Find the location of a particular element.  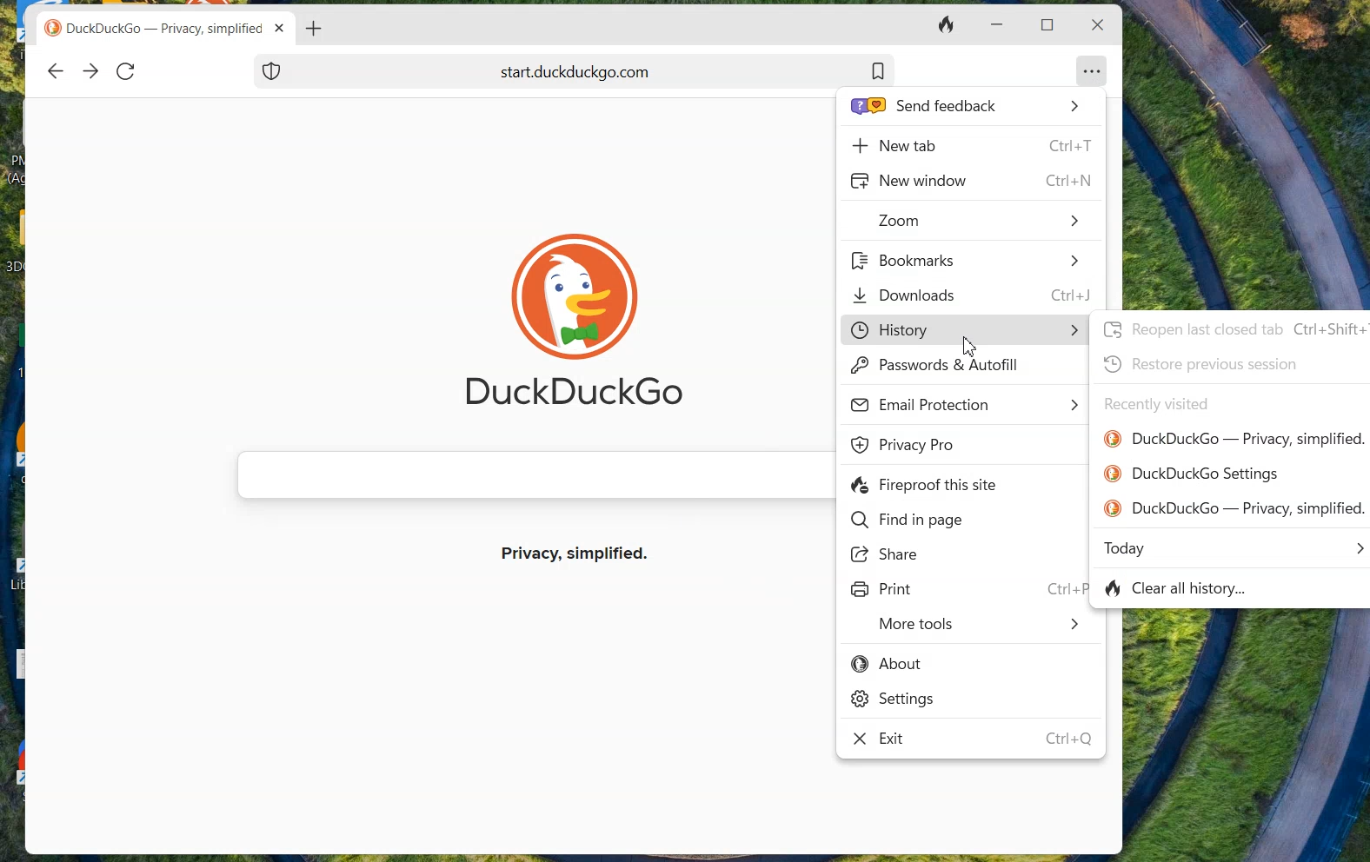

DuckDuckGo - privacy, simplified. is located at coordinates (1234, 439).